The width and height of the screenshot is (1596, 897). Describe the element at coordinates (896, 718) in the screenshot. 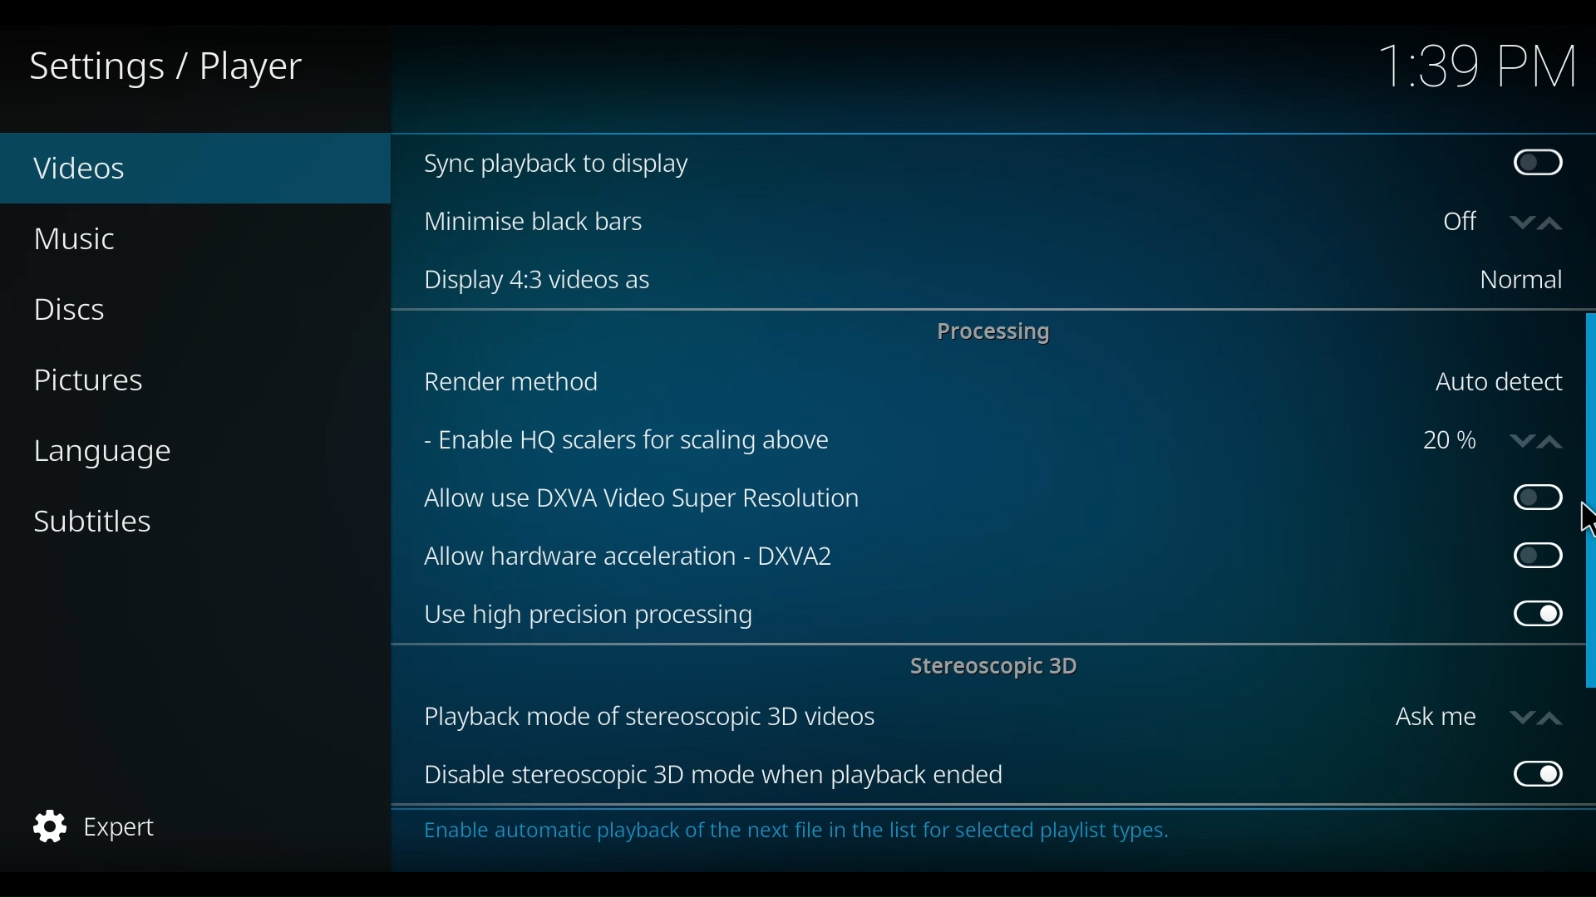

I see `Playback mode of stereoscopic 3D videos` at that location.